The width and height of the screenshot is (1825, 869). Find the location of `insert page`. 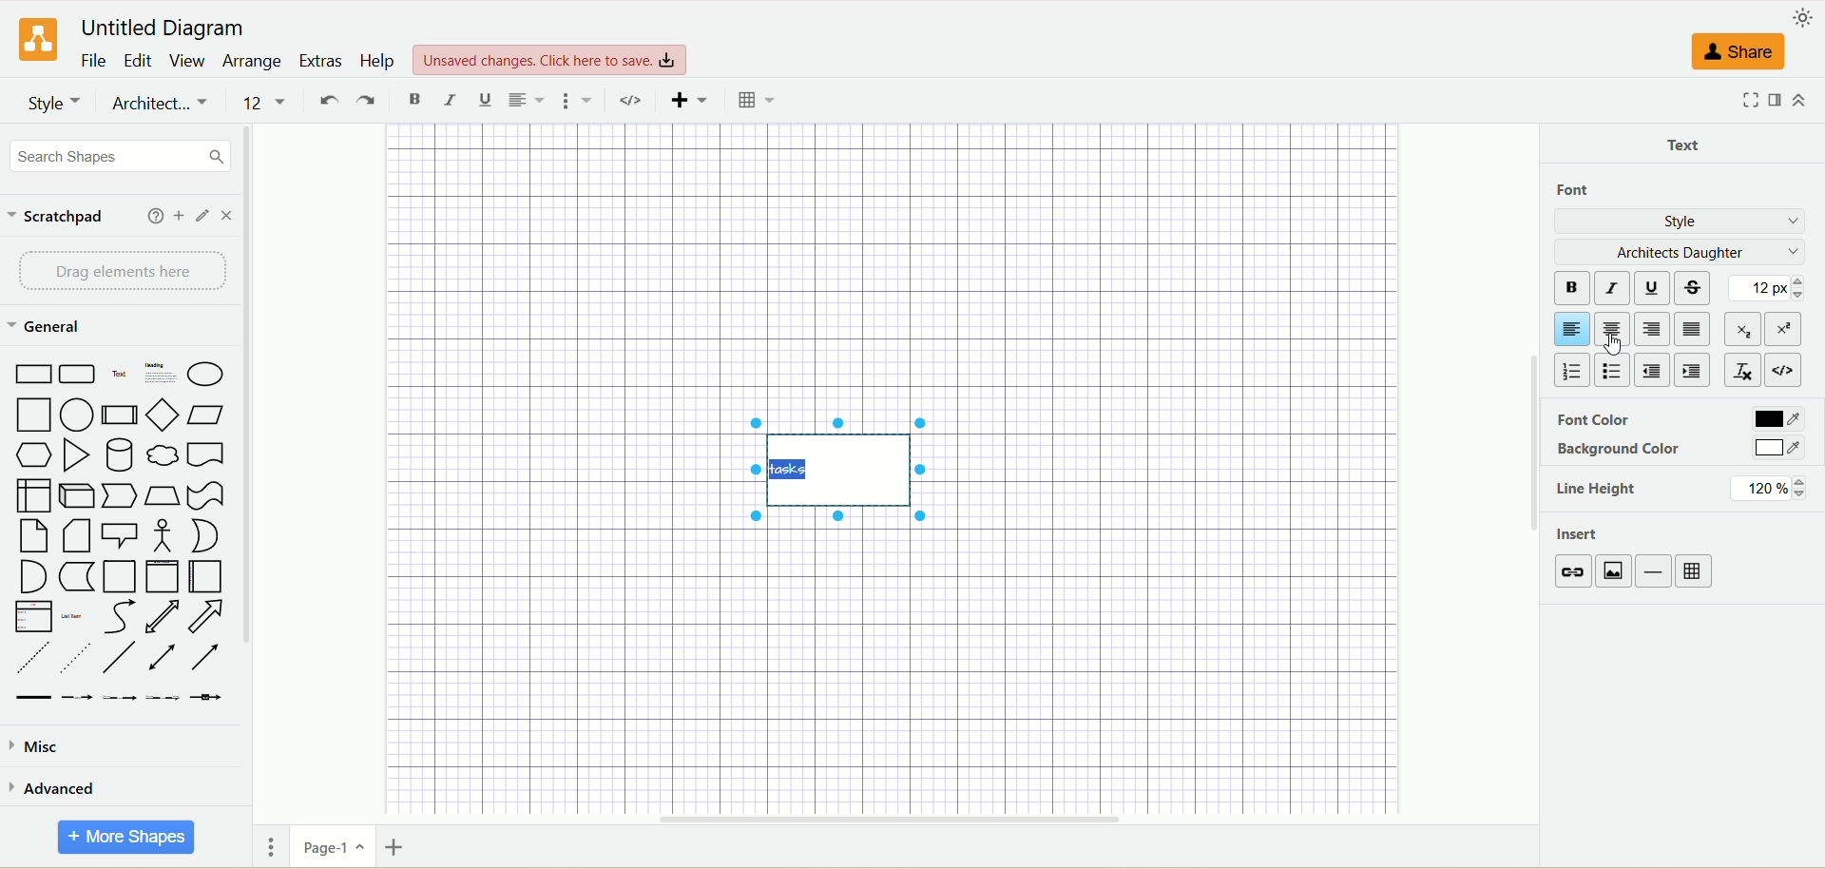

insert page is located at coordinates (400, 850).